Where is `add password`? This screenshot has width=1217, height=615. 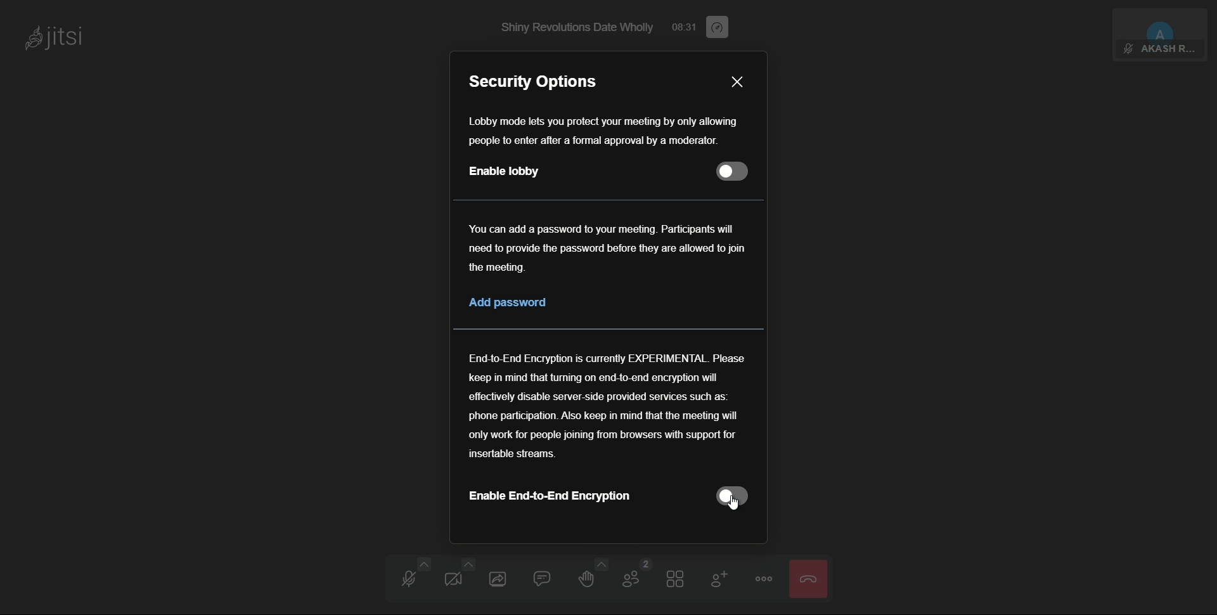 add password is located at coordinates (508, 302).